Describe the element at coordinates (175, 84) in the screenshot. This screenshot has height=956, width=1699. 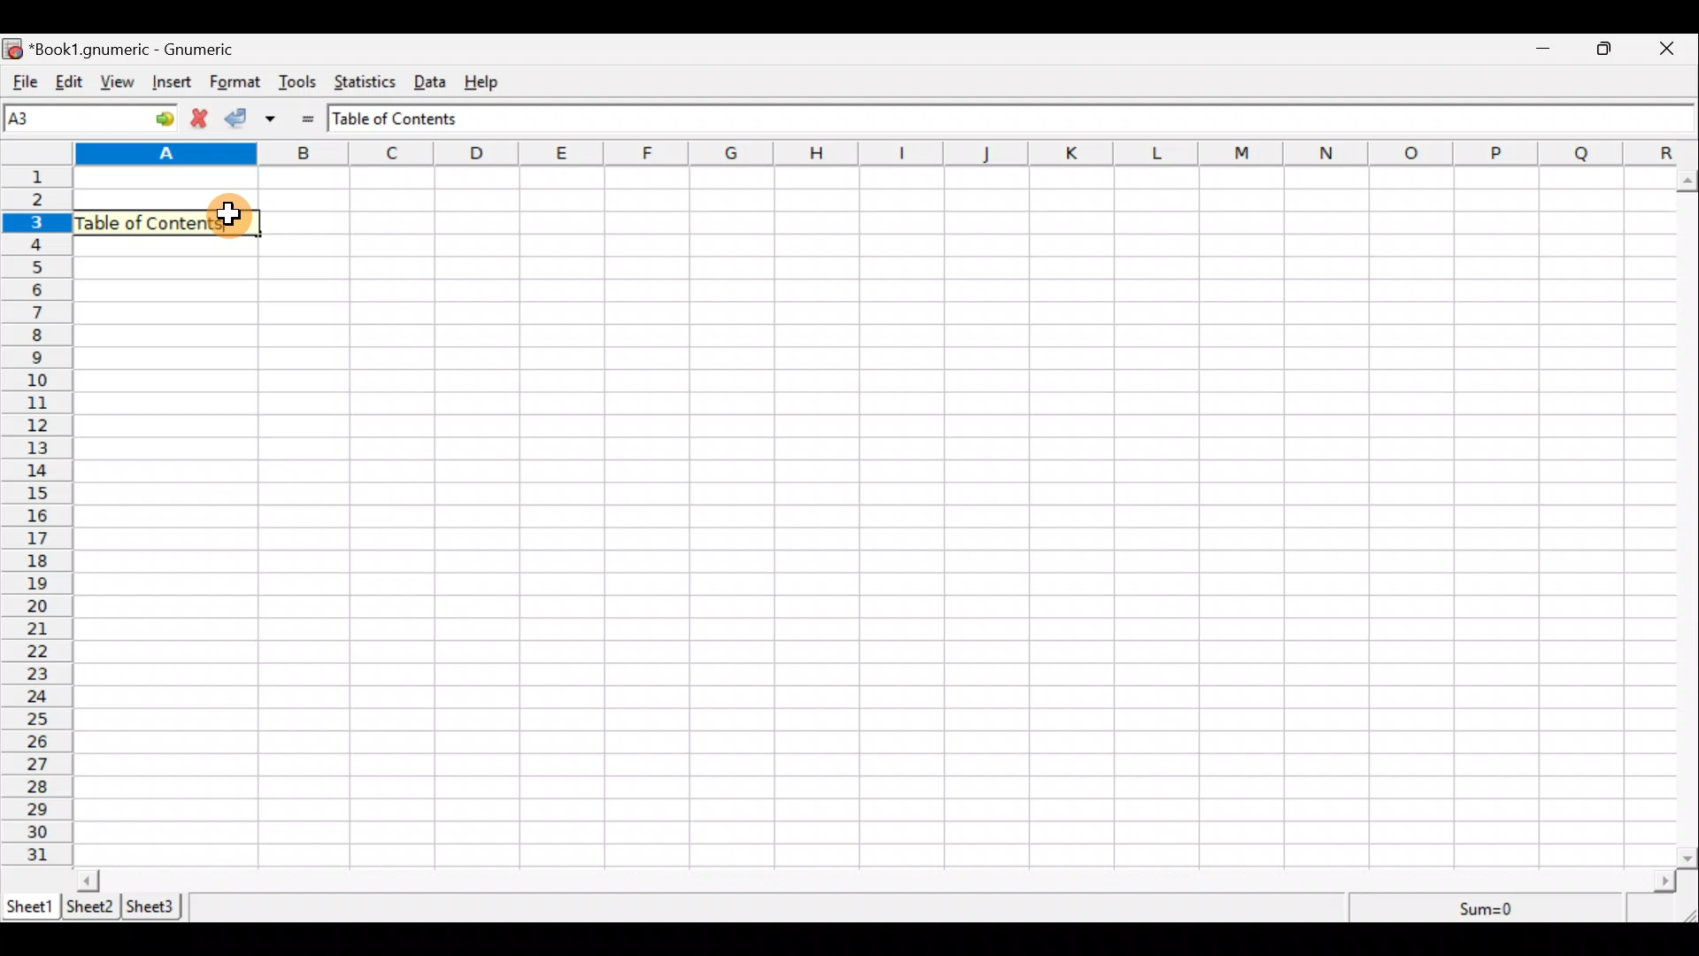
I see `Insert` at that location.